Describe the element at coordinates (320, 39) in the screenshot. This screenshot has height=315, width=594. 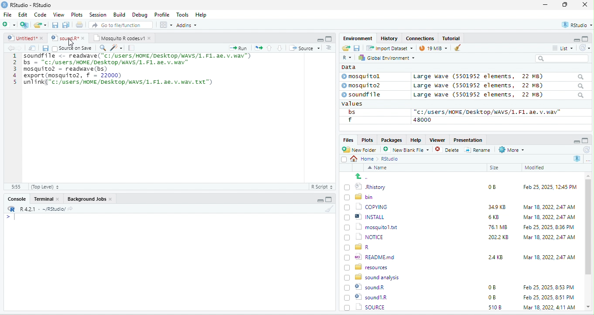
I see `minimize` at that location.